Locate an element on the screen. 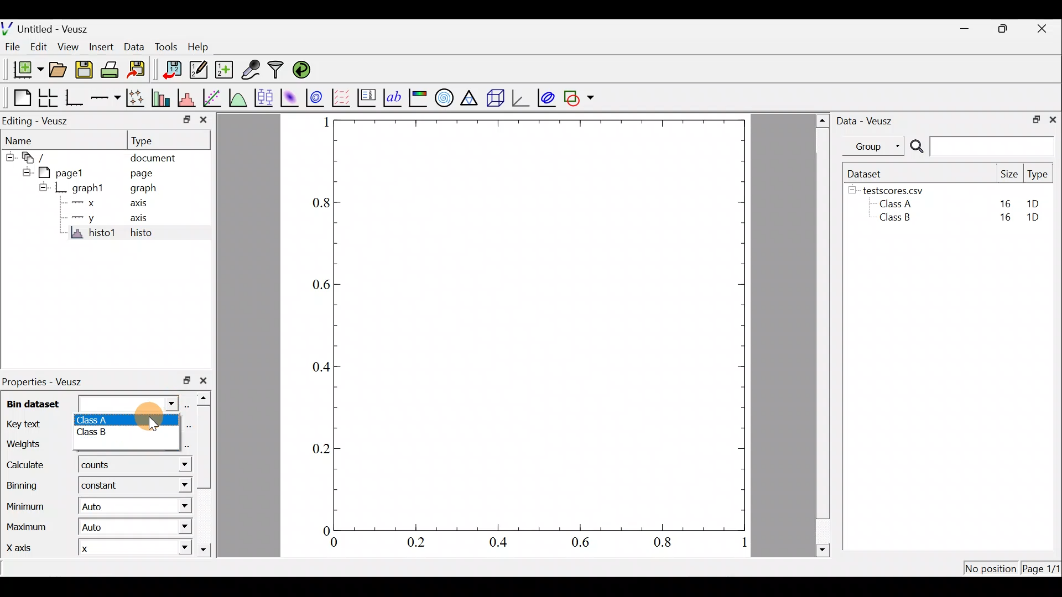 The image size is (1062, 597). edit text is located at coordinates (189, 426).